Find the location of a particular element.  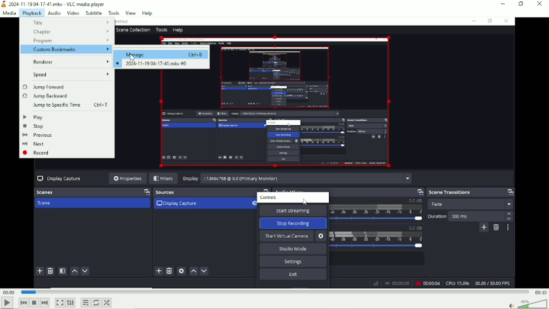

Jump forward is located at coordinates (45, 87).